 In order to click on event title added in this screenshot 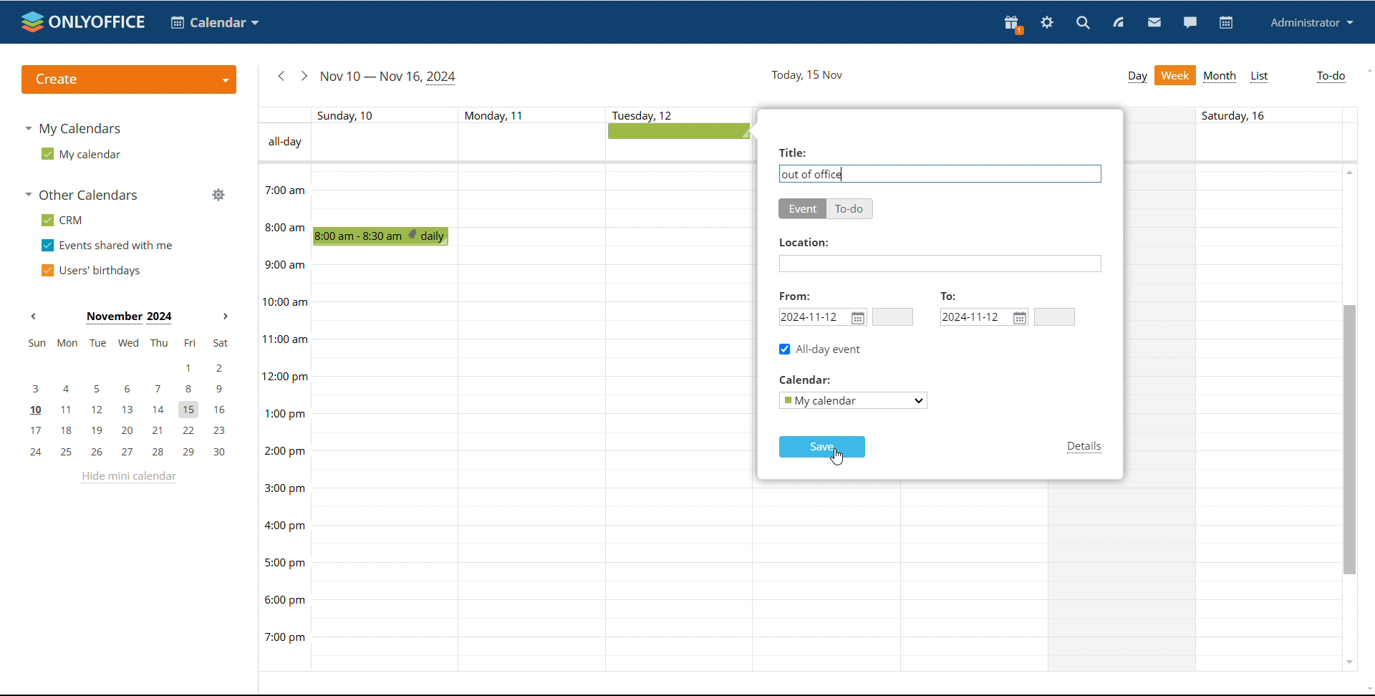, I will do `click(814, 174)`.